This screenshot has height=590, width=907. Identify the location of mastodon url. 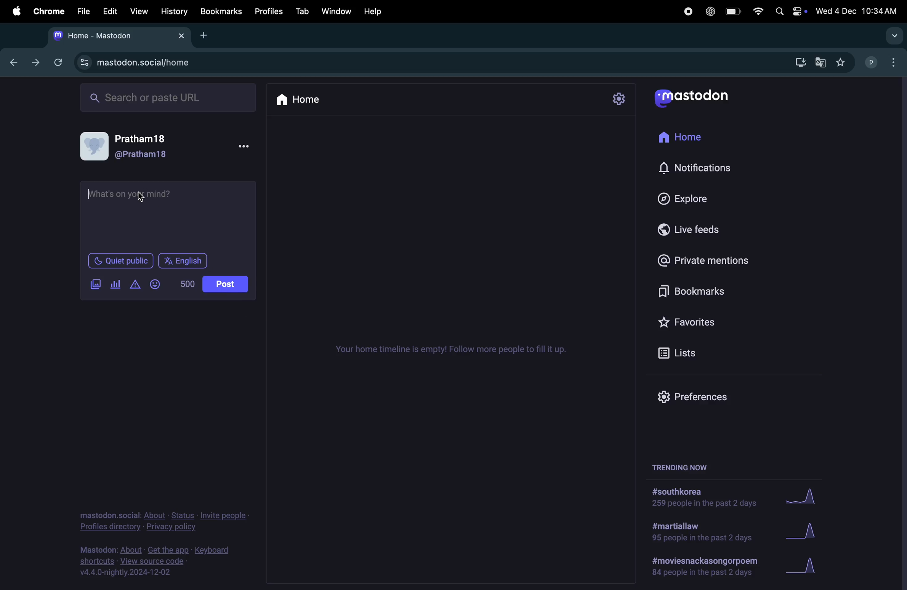
(139, 63).